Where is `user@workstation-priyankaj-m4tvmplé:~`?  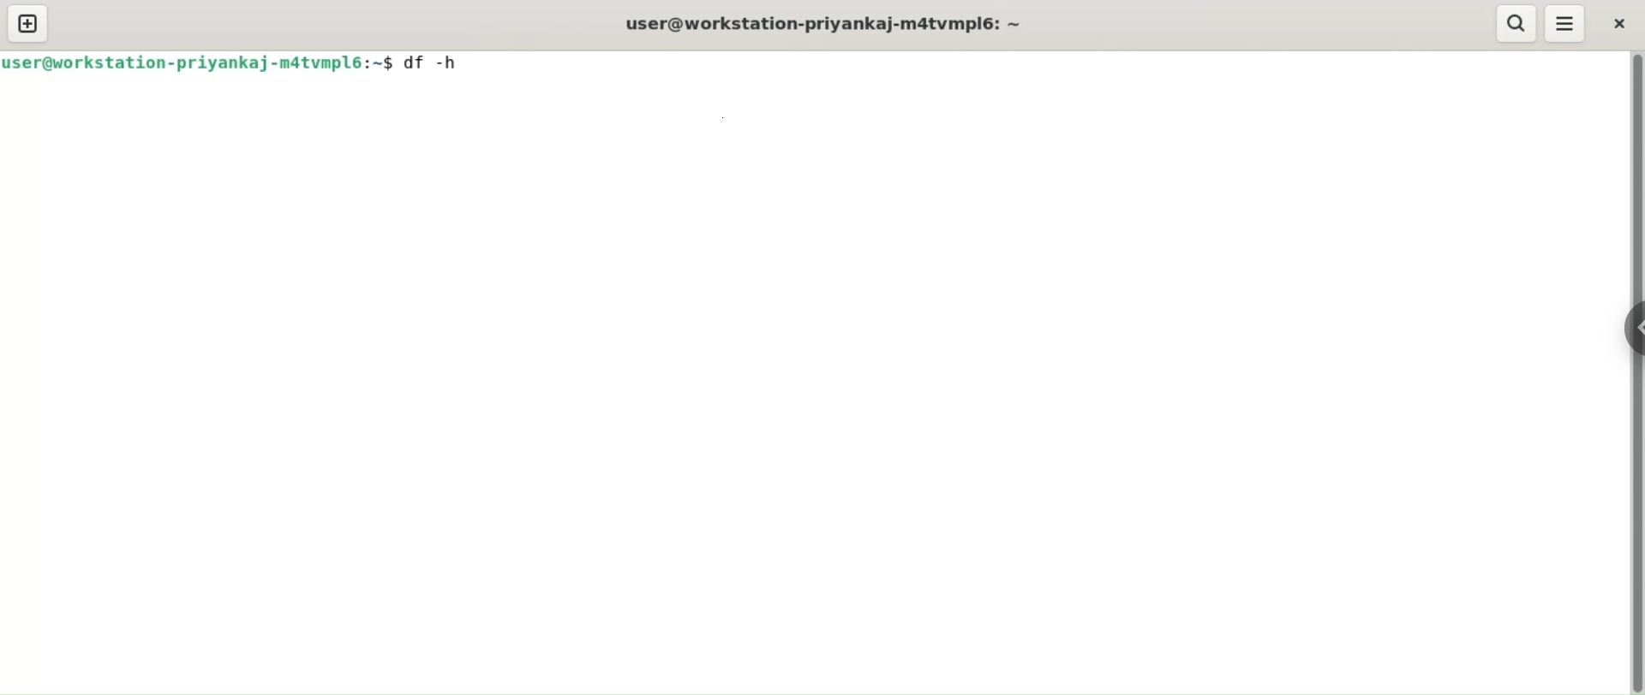
user@workstation-priyankaj-m4tvmplé:~ is located at coordinates (835, 23).